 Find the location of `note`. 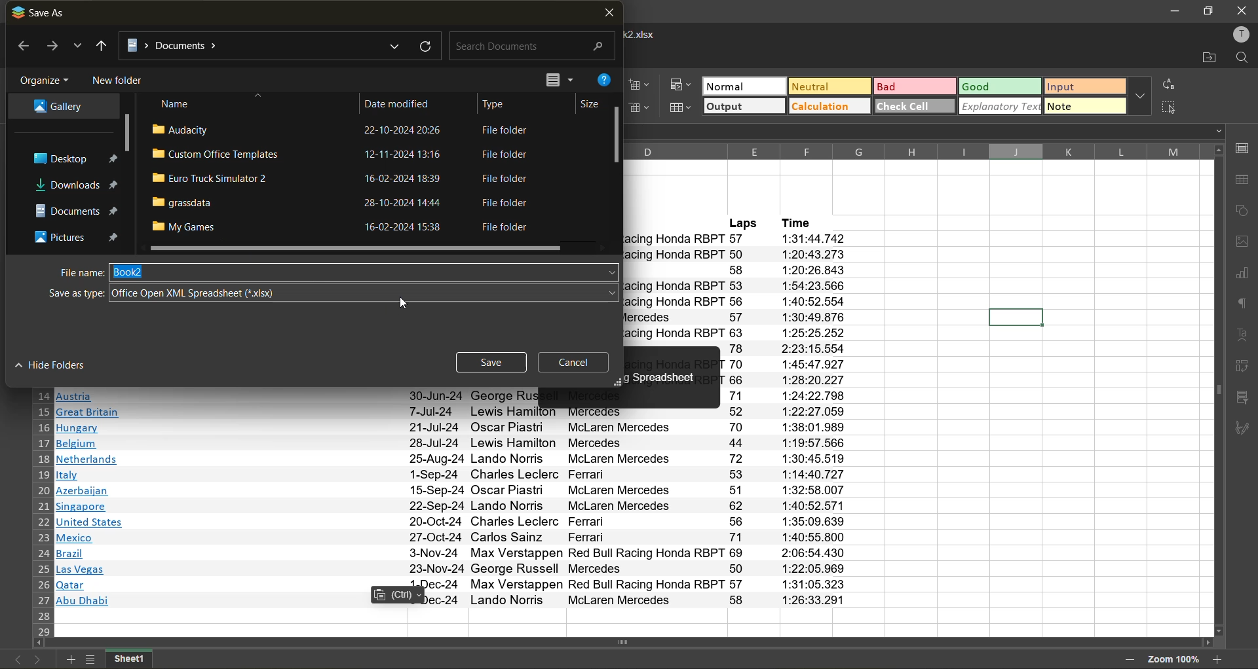

note is located at coordinates (1084, 105).